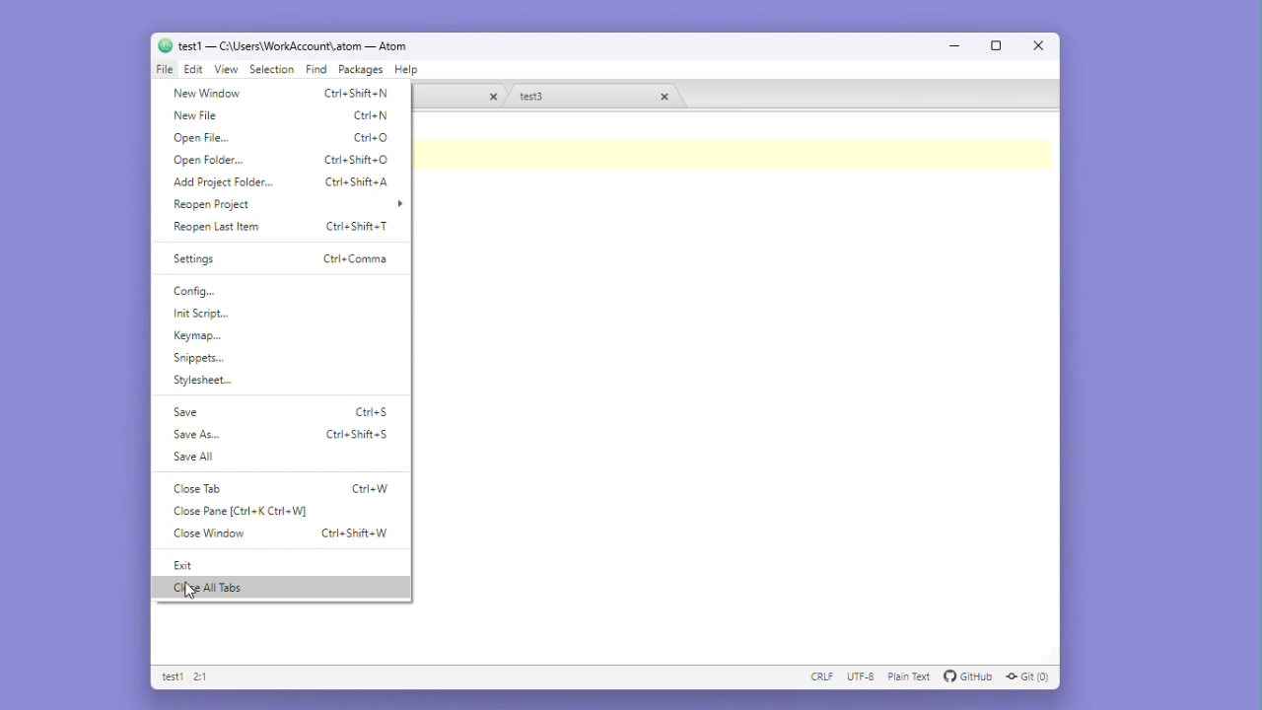 This screenshot has width=1262, height=710. What do you see at coordinates (399, 203) in the screenshot?
I see `more options` at bounding box center [399, 203].